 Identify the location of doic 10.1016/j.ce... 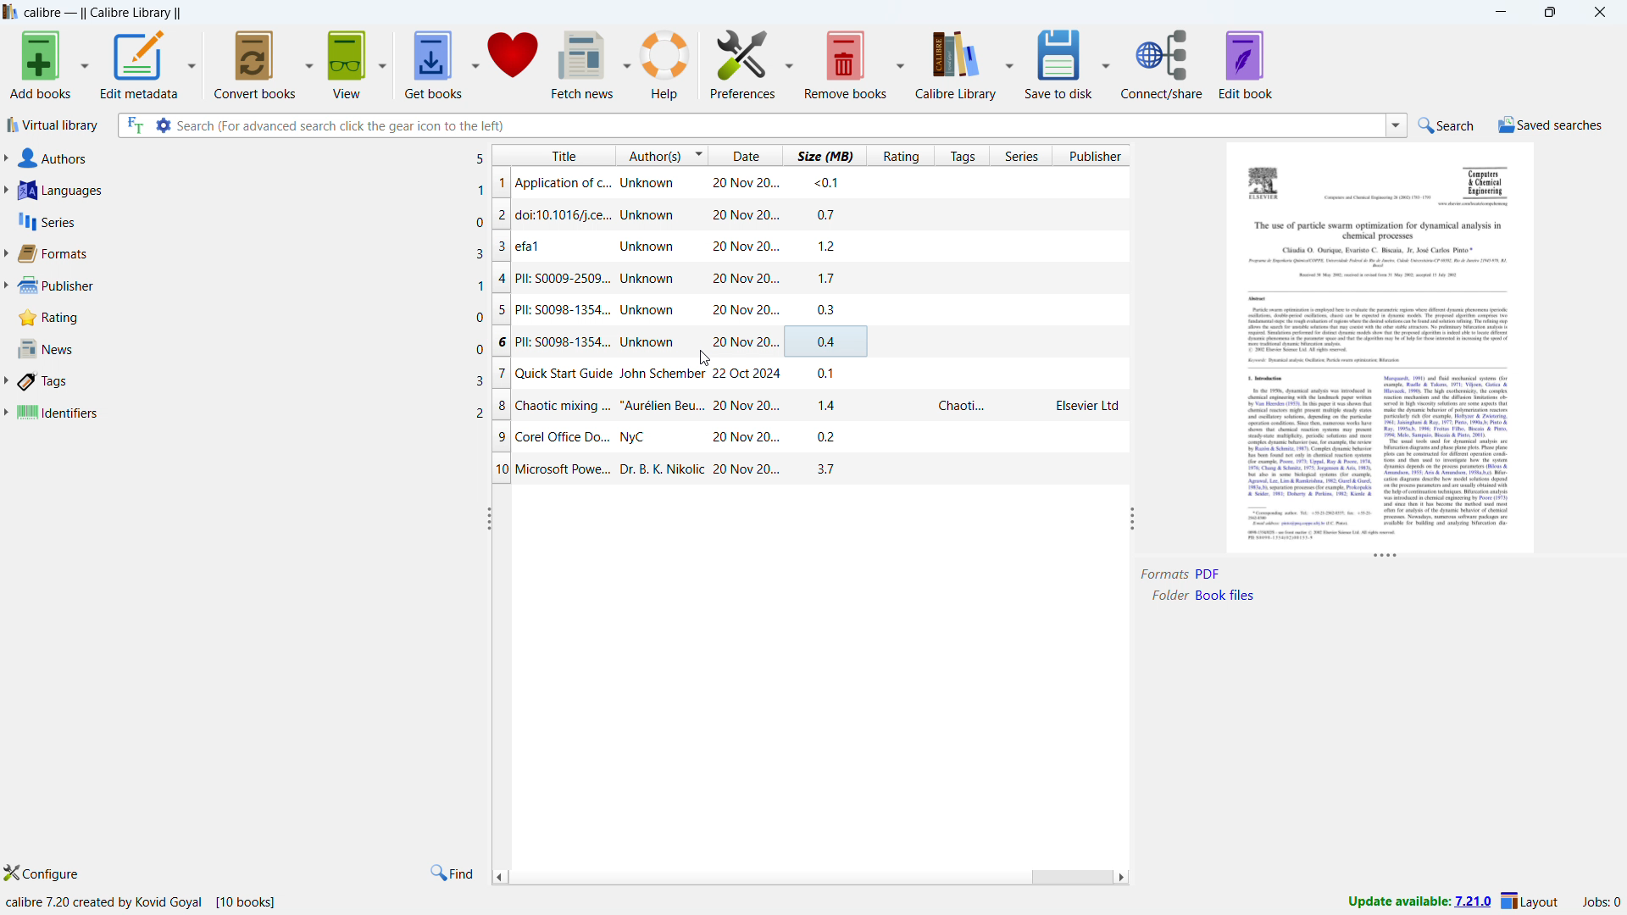
(769, 213).